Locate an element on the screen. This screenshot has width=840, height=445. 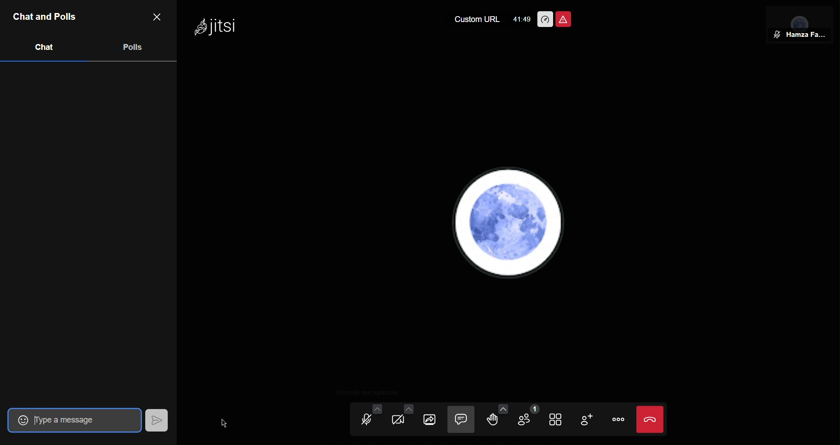
Add Participant is located at coordinates (592, 421).